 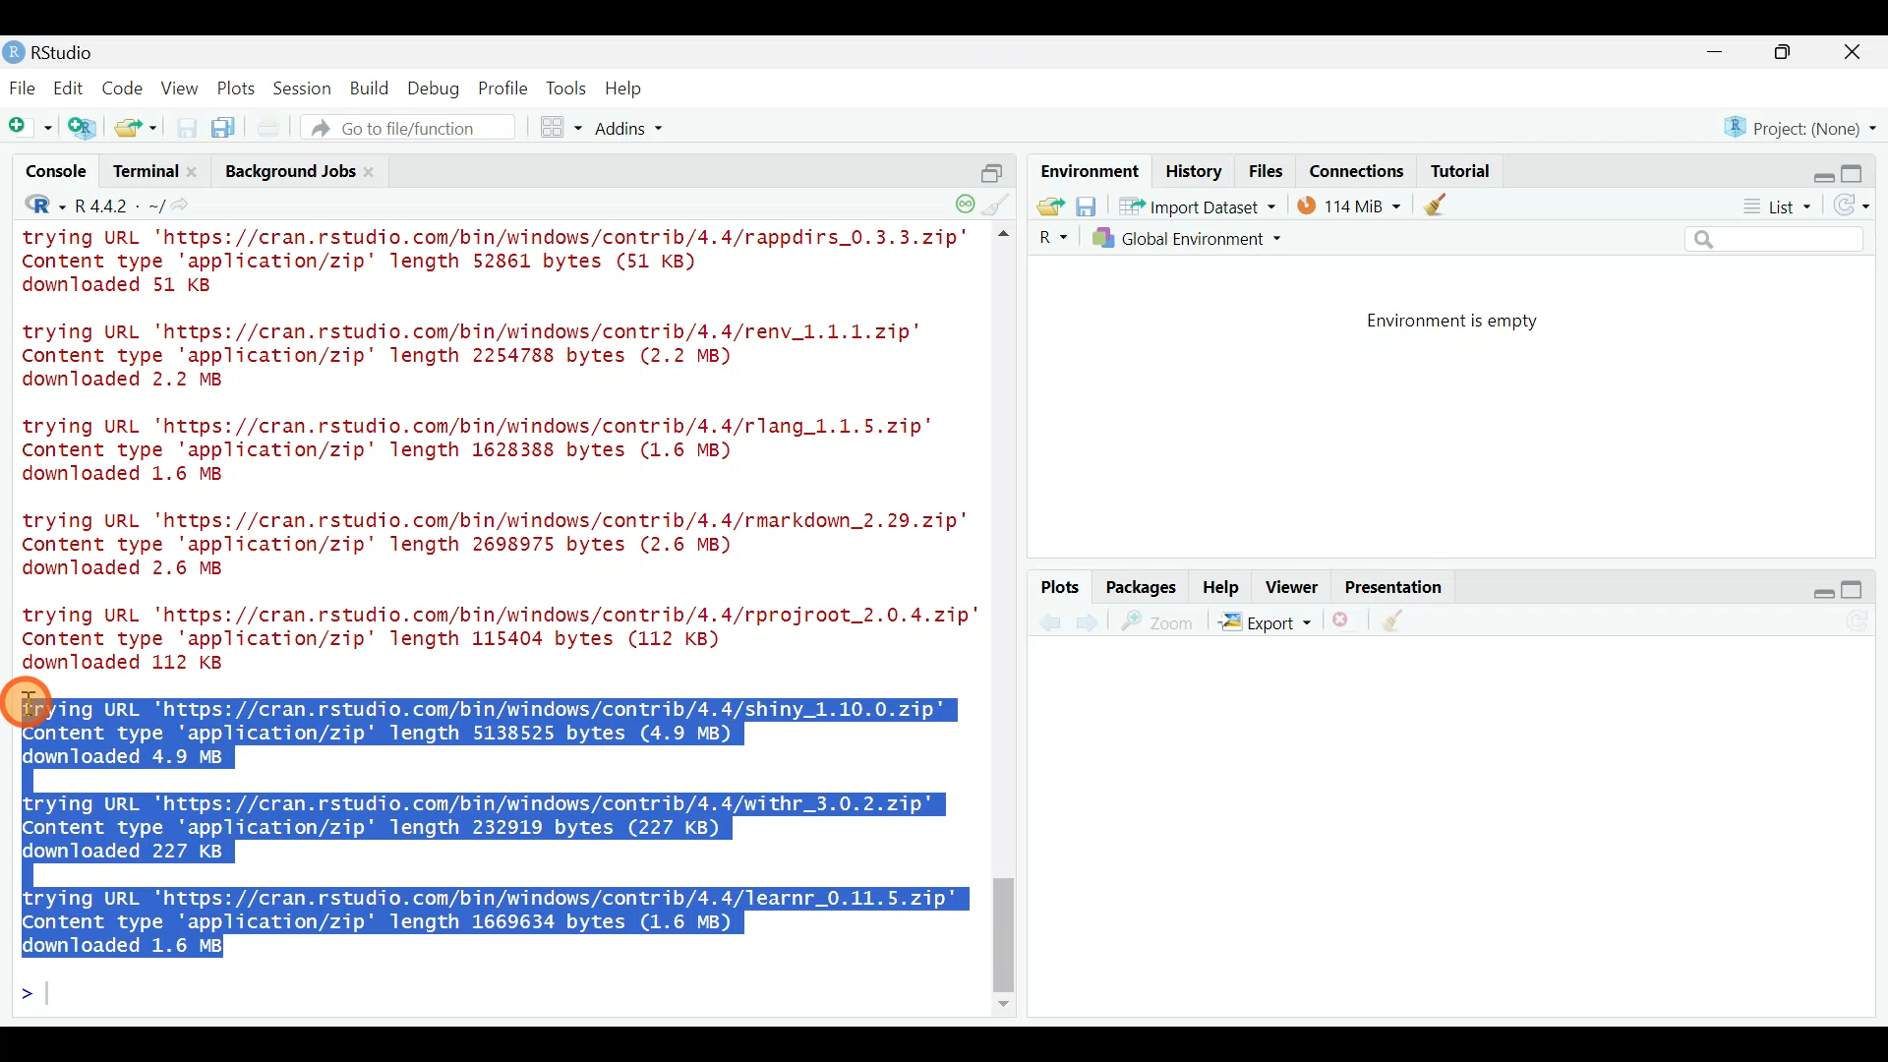 What do you see at coordinates (1267, 171) in the screenshot?
I see `Files` at bounding box center [1267, 171].